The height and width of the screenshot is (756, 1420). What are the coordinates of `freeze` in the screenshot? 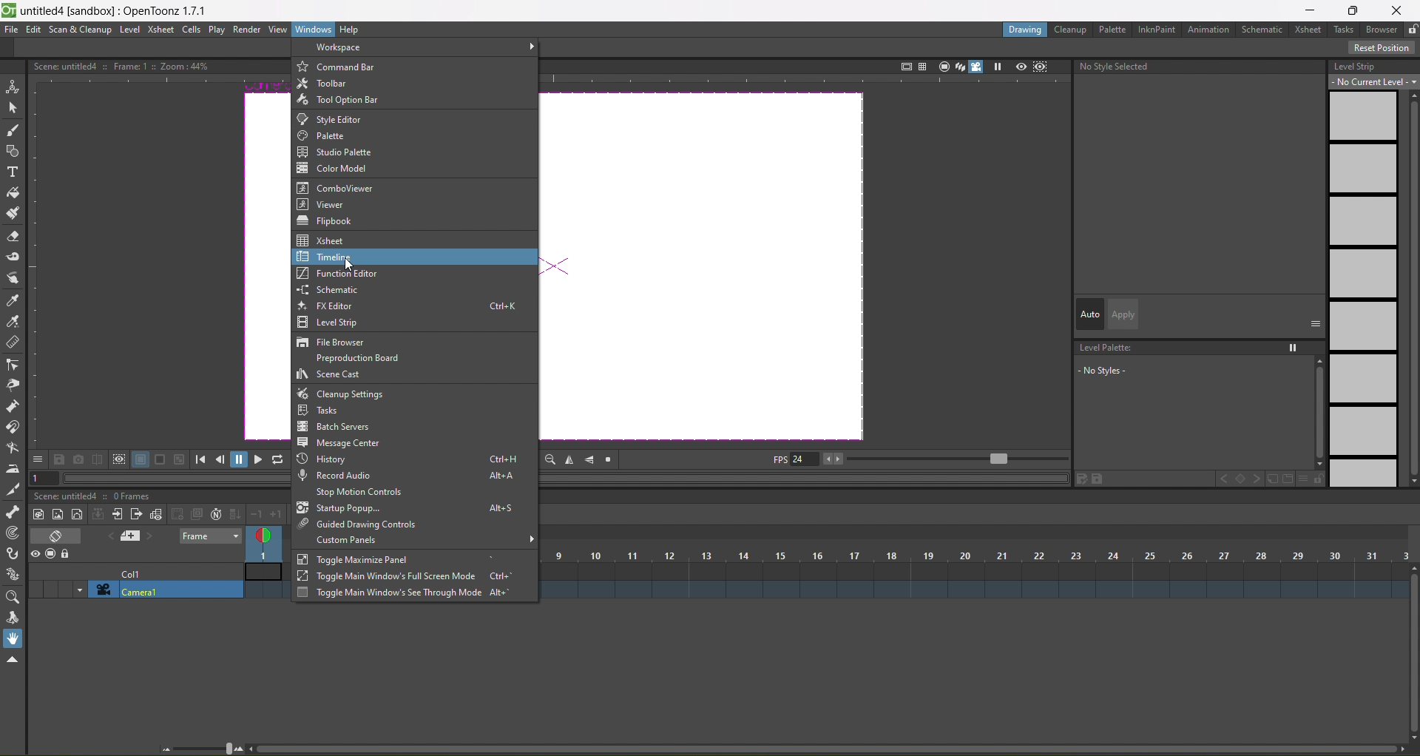 It's located at (996, 67).